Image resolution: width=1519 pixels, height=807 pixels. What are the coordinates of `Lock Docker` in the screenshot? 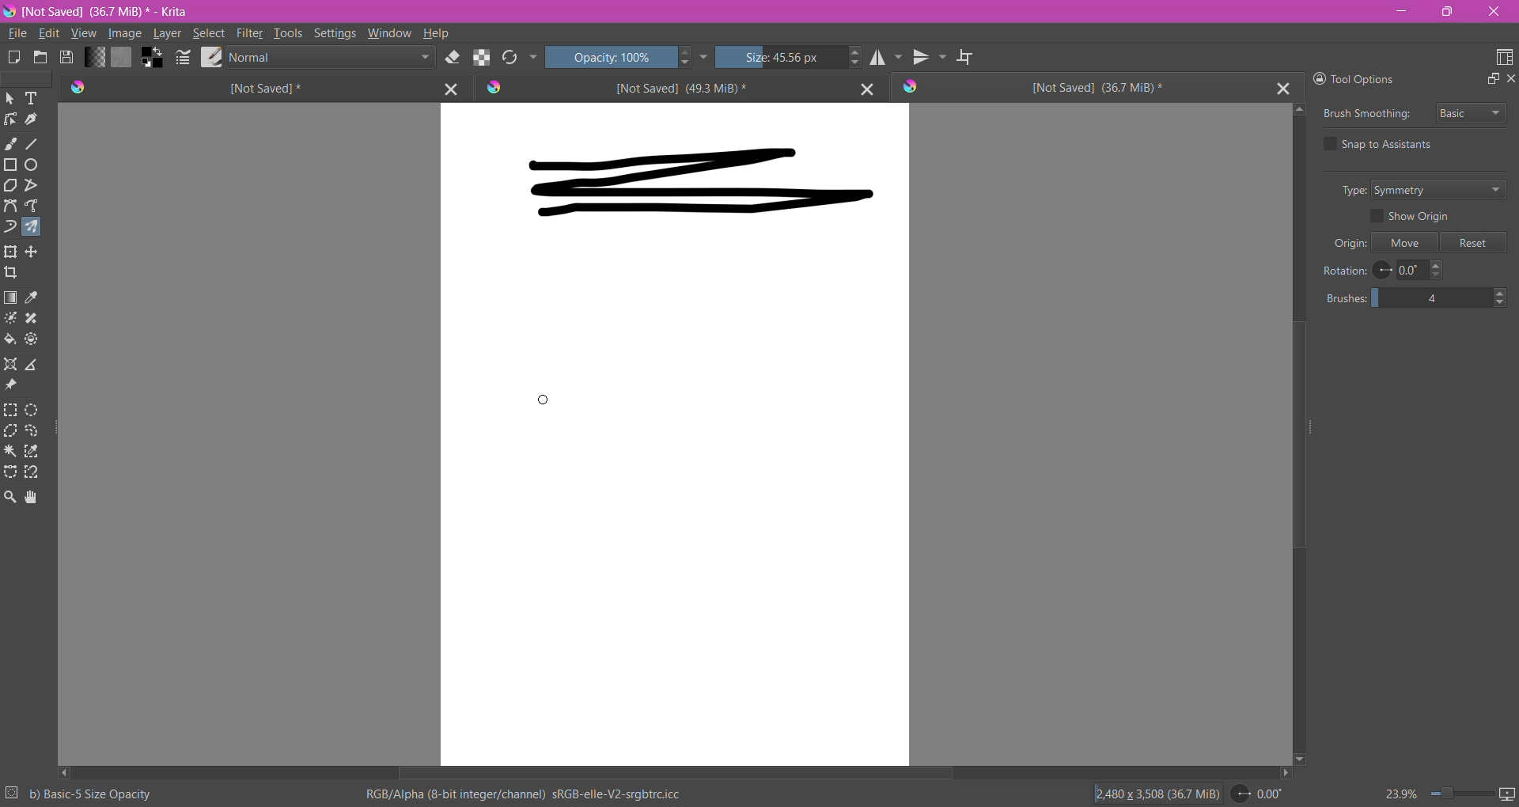 It's located at (1315, 78).